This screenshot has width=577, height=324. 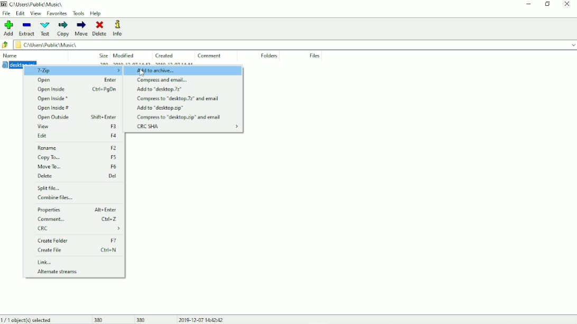 What do you see at coordinates (77, 148) in the screenshot?
I see `Rename` at bounding box center [77, 148].